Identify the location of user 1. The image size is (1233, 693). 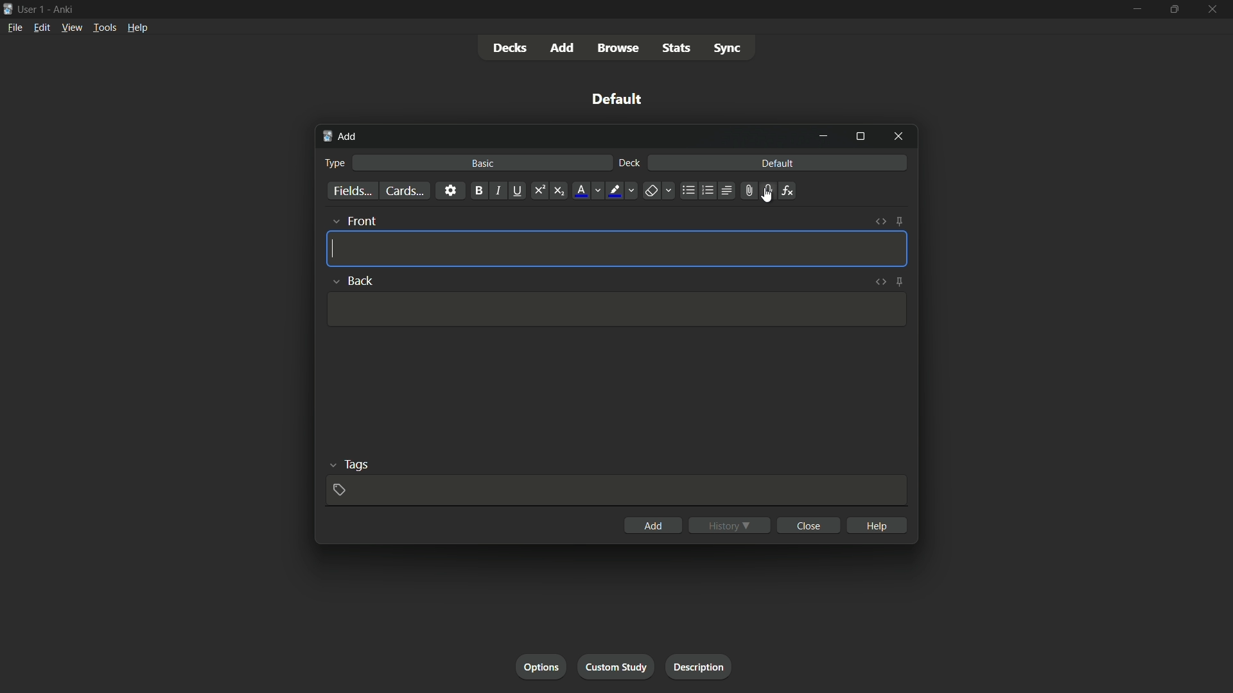
(32, 8).